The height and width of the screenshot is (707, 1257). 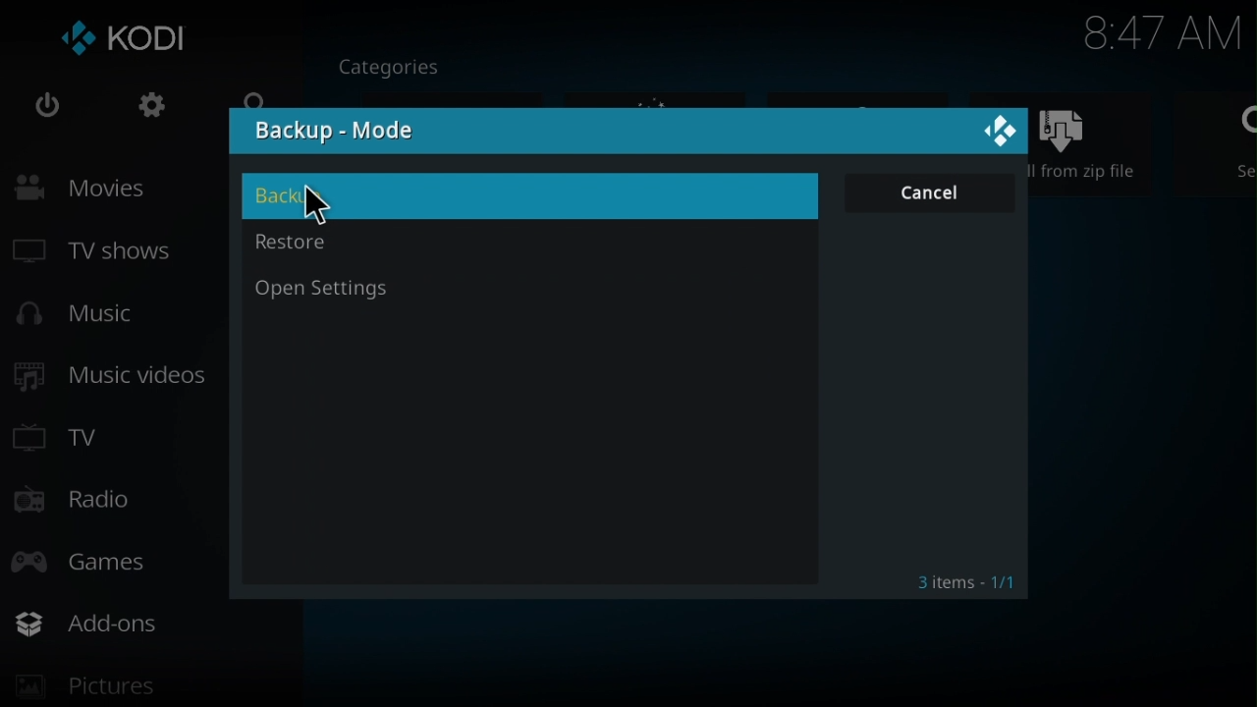 What do you see at coordinates (1162, 35) in the screenshot?
I see `Time` at bounding box center [1162, 35].